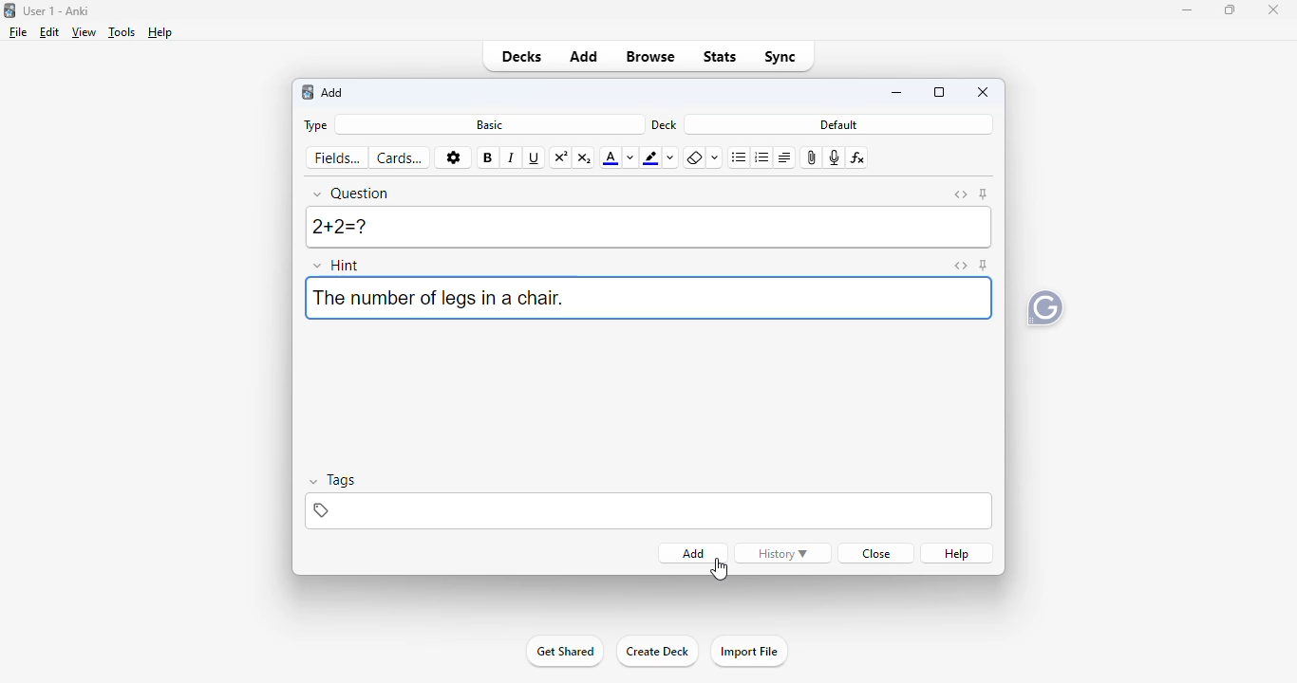  What do you see at coordinates (651, 300) in the screenshot?
I see `hint` at bounding box center [651, 300].